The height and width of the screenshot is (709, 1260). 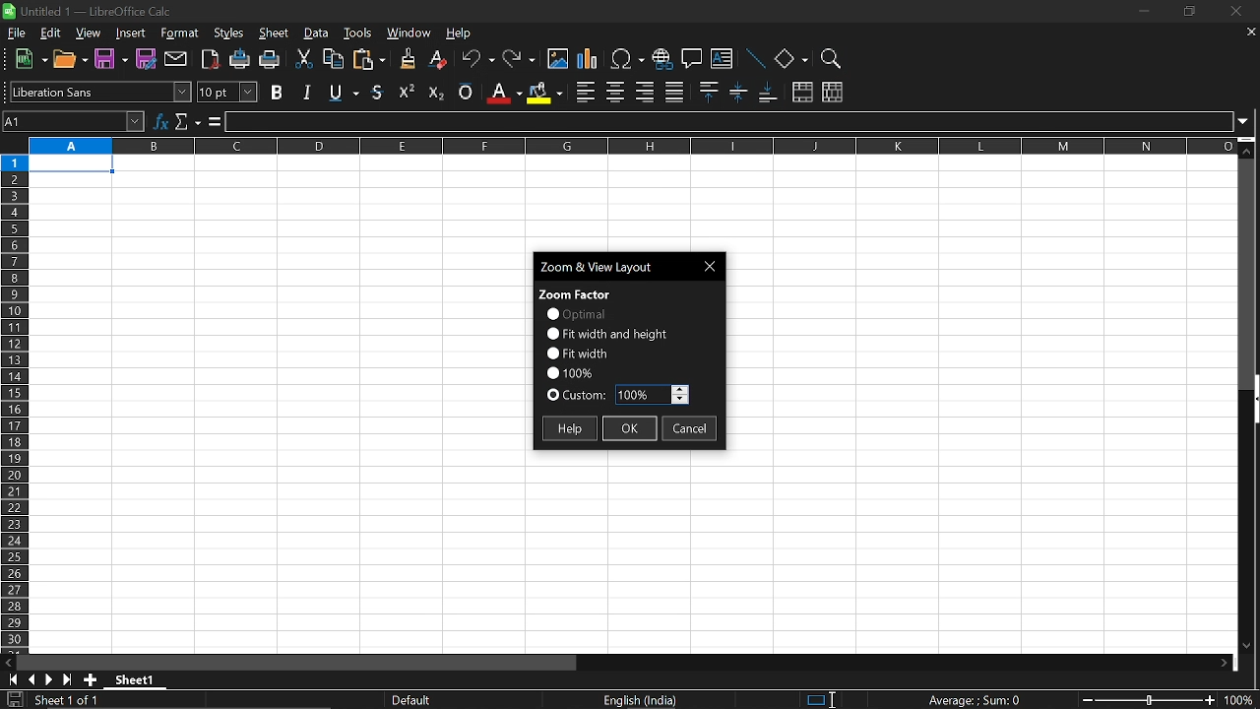 What do you see at coordinates (14, 700) in the screenshot?
I see `save` at bounding box center [14, 700].